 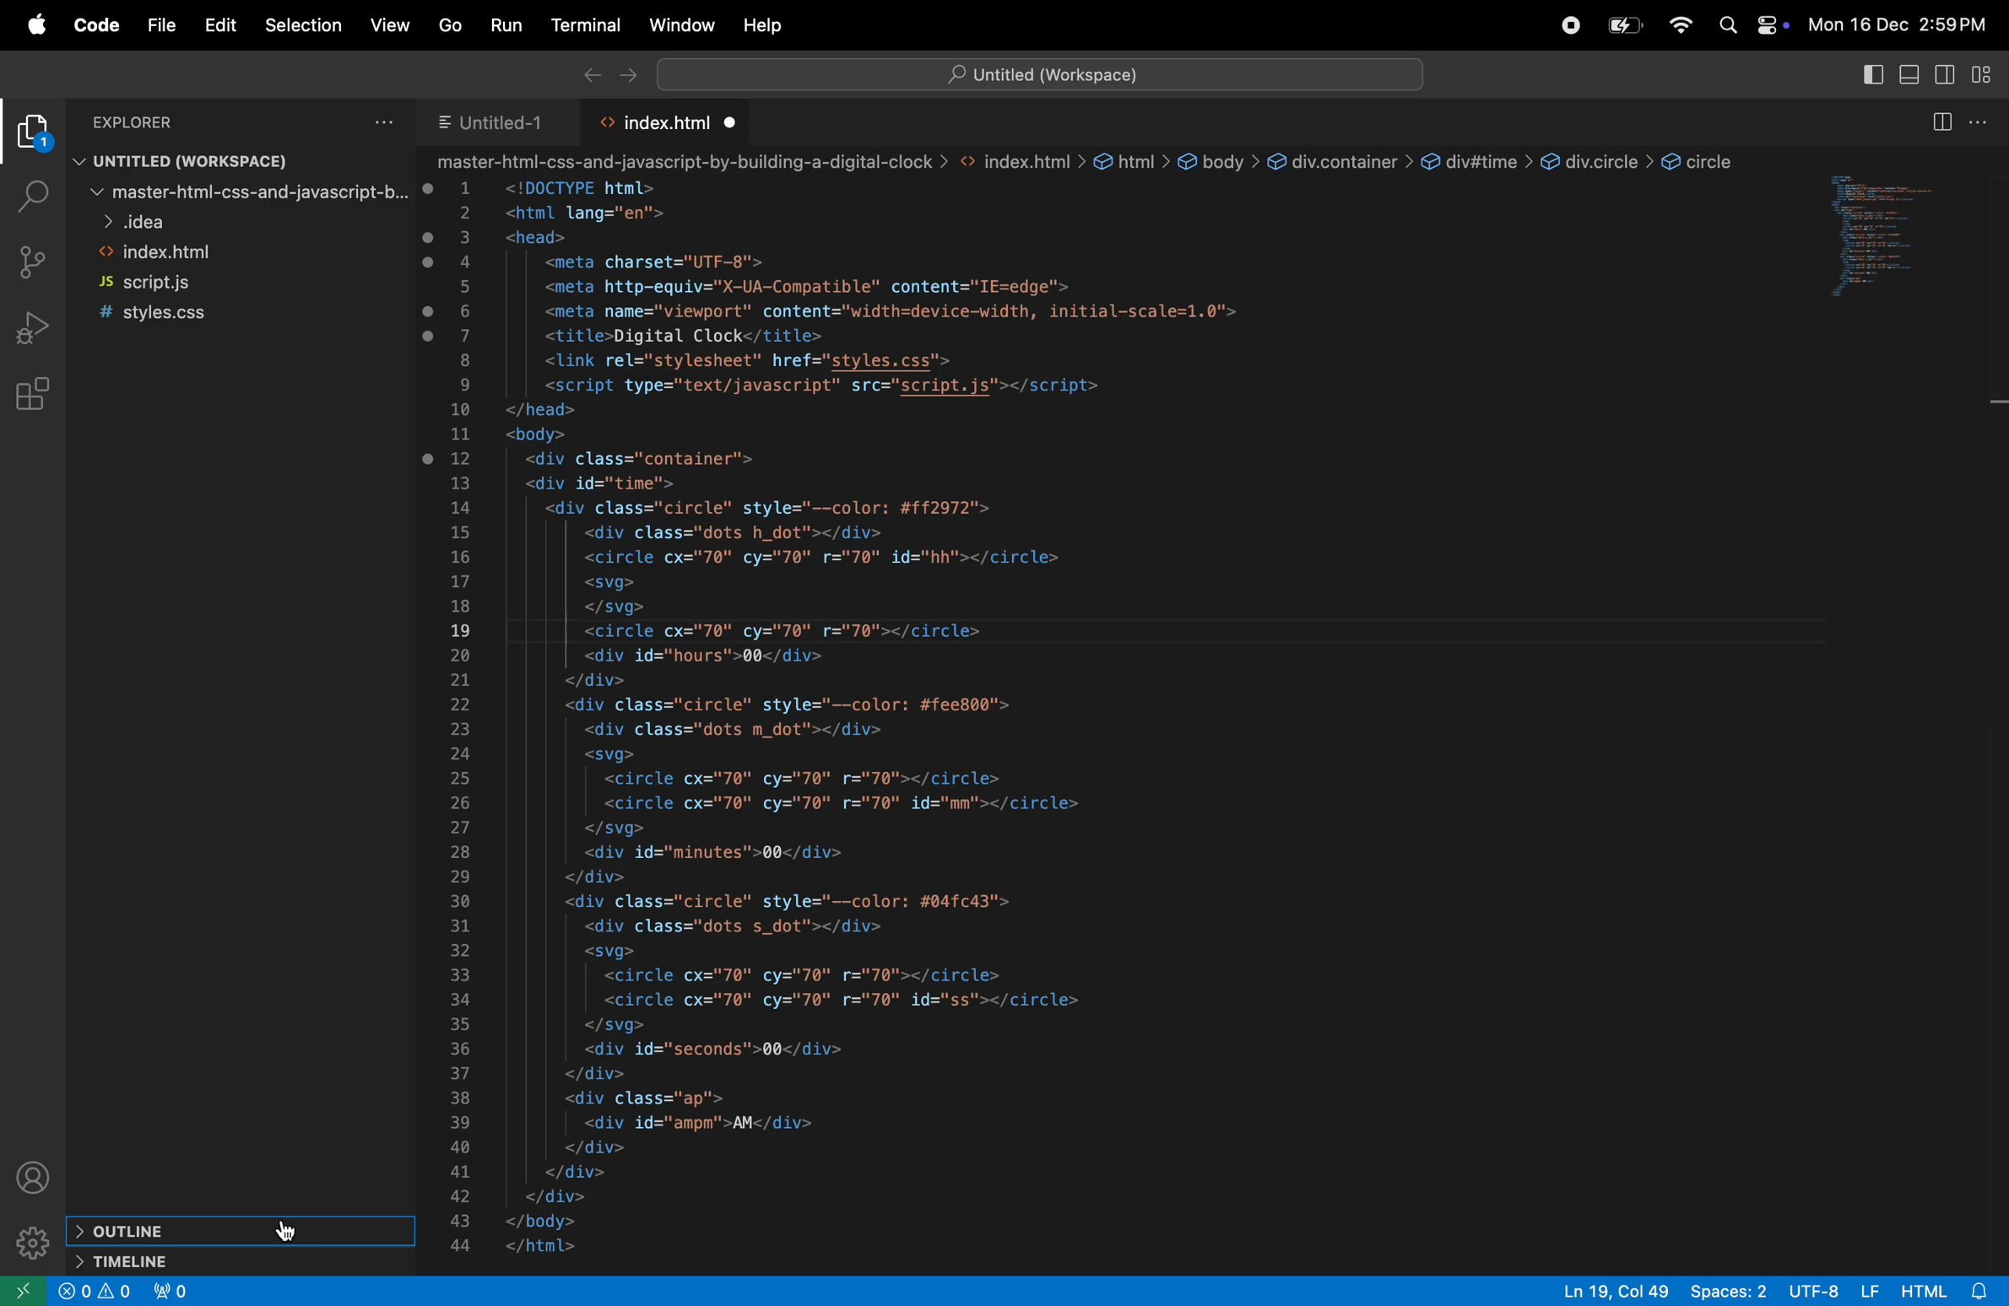 What do you see at coordinates (220, 24) in the screenshot?
I see `edit` at bounding box center [220, 24].